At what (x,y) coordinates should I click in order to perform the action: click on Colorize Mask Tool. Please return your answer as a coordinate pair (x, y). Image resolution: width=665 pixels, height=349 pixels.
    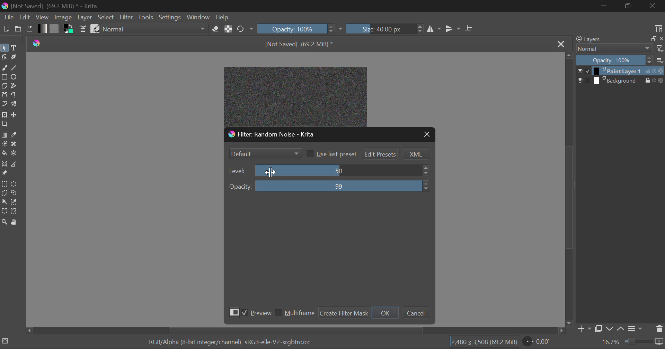
    Looking at the image, I should click on (5, 144).